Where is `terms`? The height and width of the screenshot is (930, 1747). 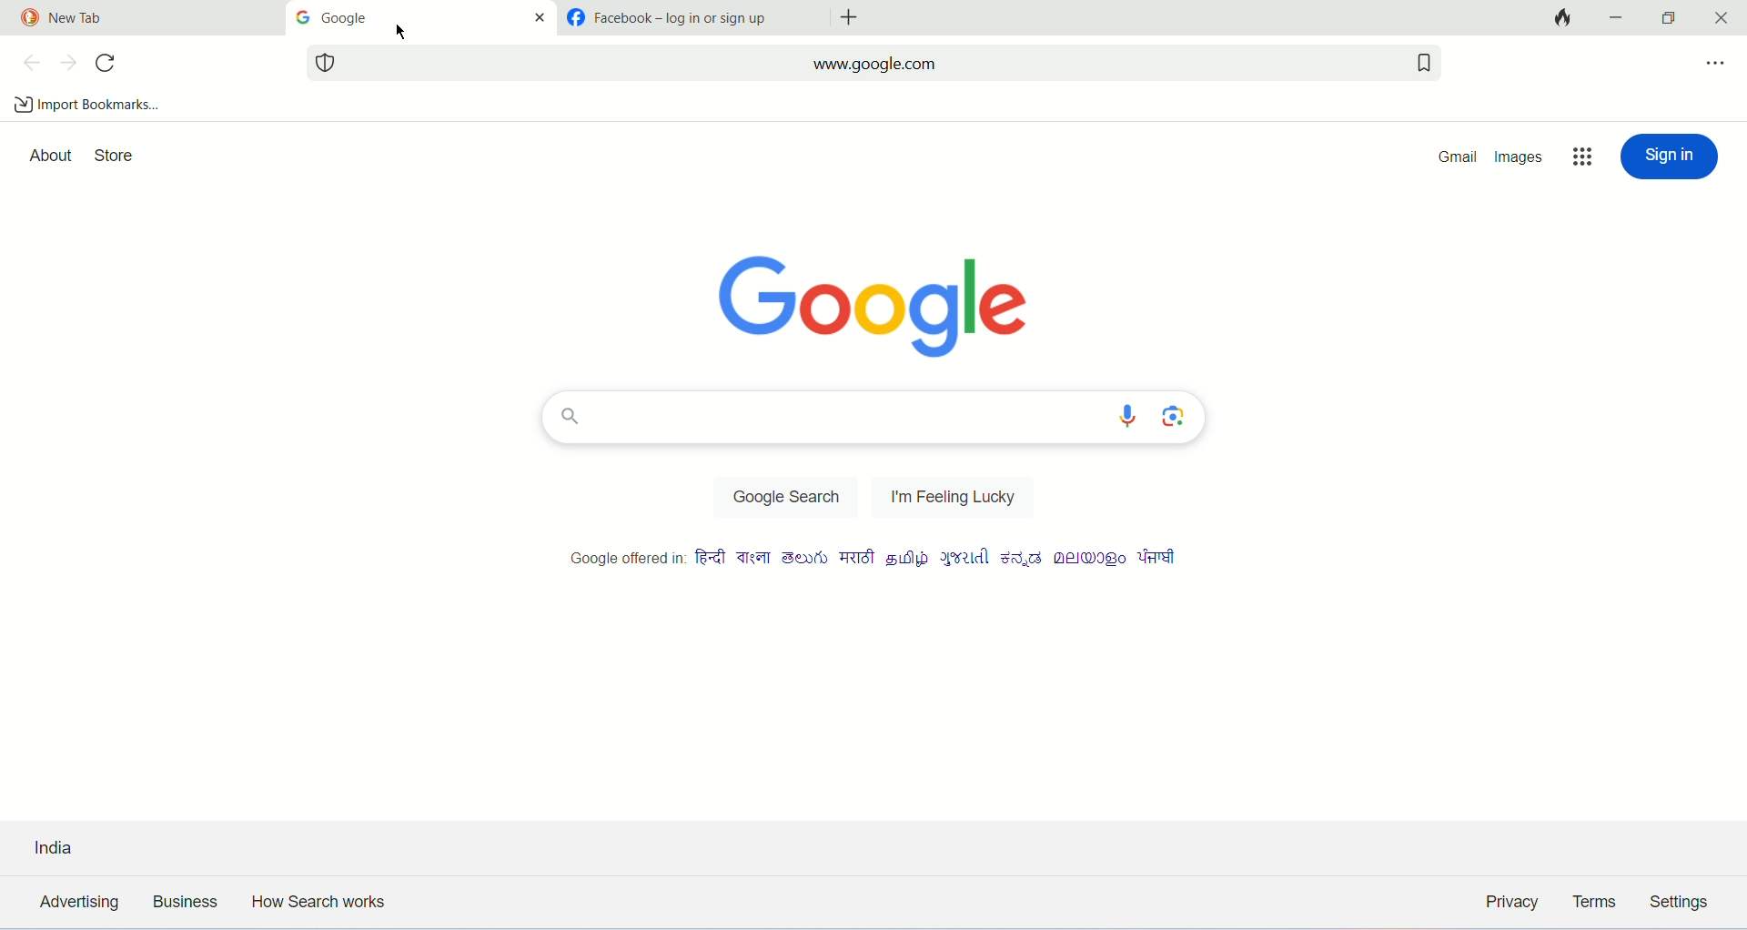
terms is located at coordinates (1598, 901).